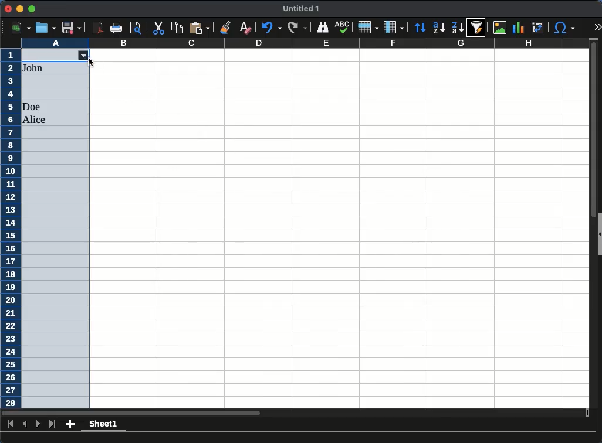 The width and height of the screenshot is (602, 443). I want to click on maximize, so click(31, 9).